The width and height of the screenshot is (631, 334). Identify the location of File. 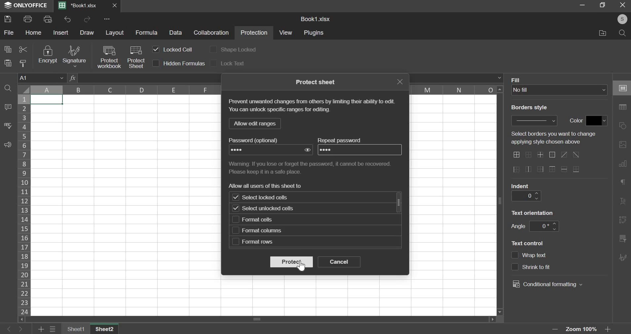
(601, 33).